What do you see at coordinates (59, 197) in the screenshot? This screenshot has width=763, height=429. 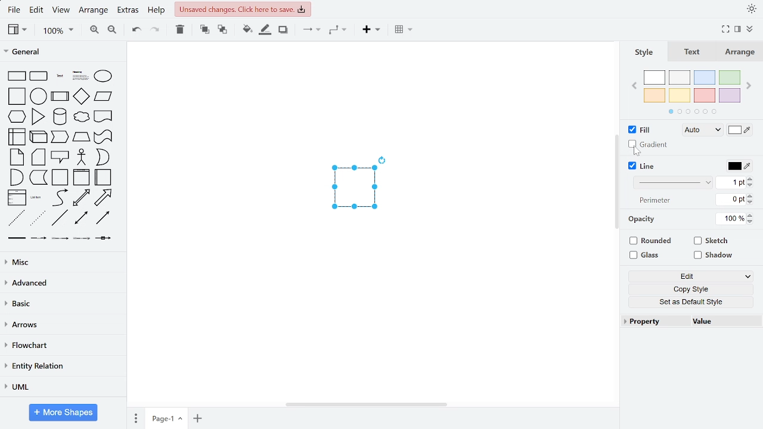 I see `general shapes` at bounding box center [59, 197].